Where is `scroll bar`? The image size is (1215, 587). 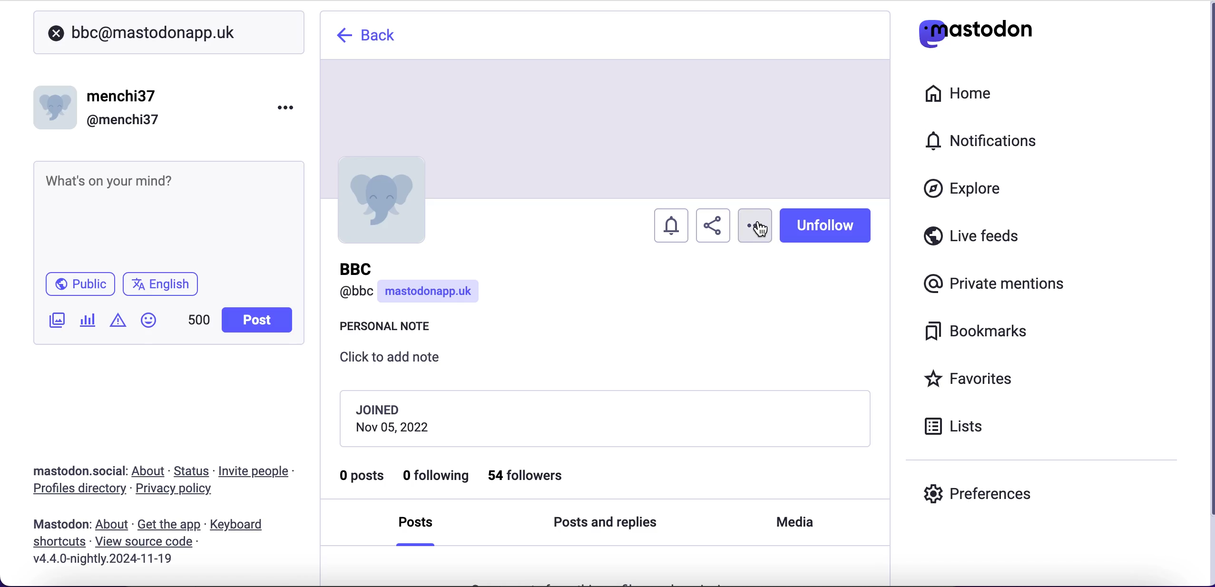
scroll bar is located at coordinates (1208, 292).